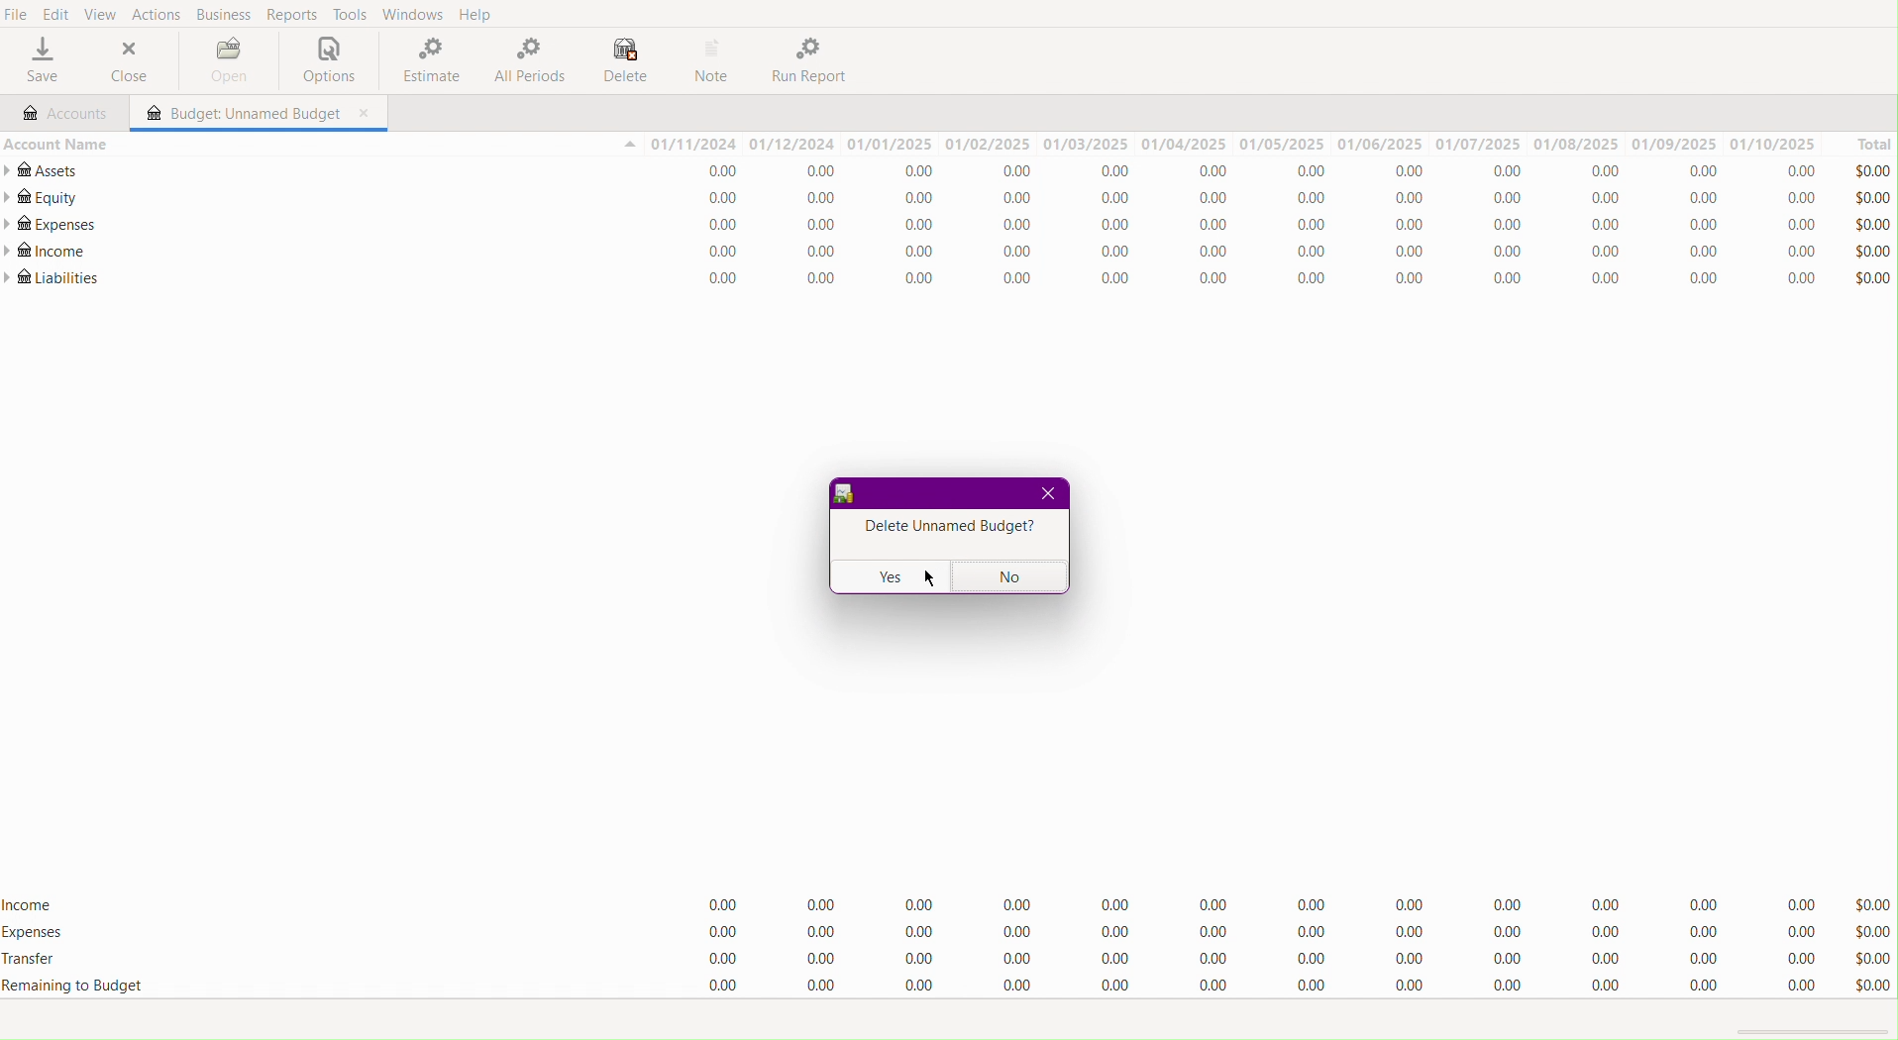 Image resolution: width=1898 pixels, height=1040 pixels. What do you see at coordinates (160, 15) in the screenshot?
I see `Actions` at bounding box center [160, 15].